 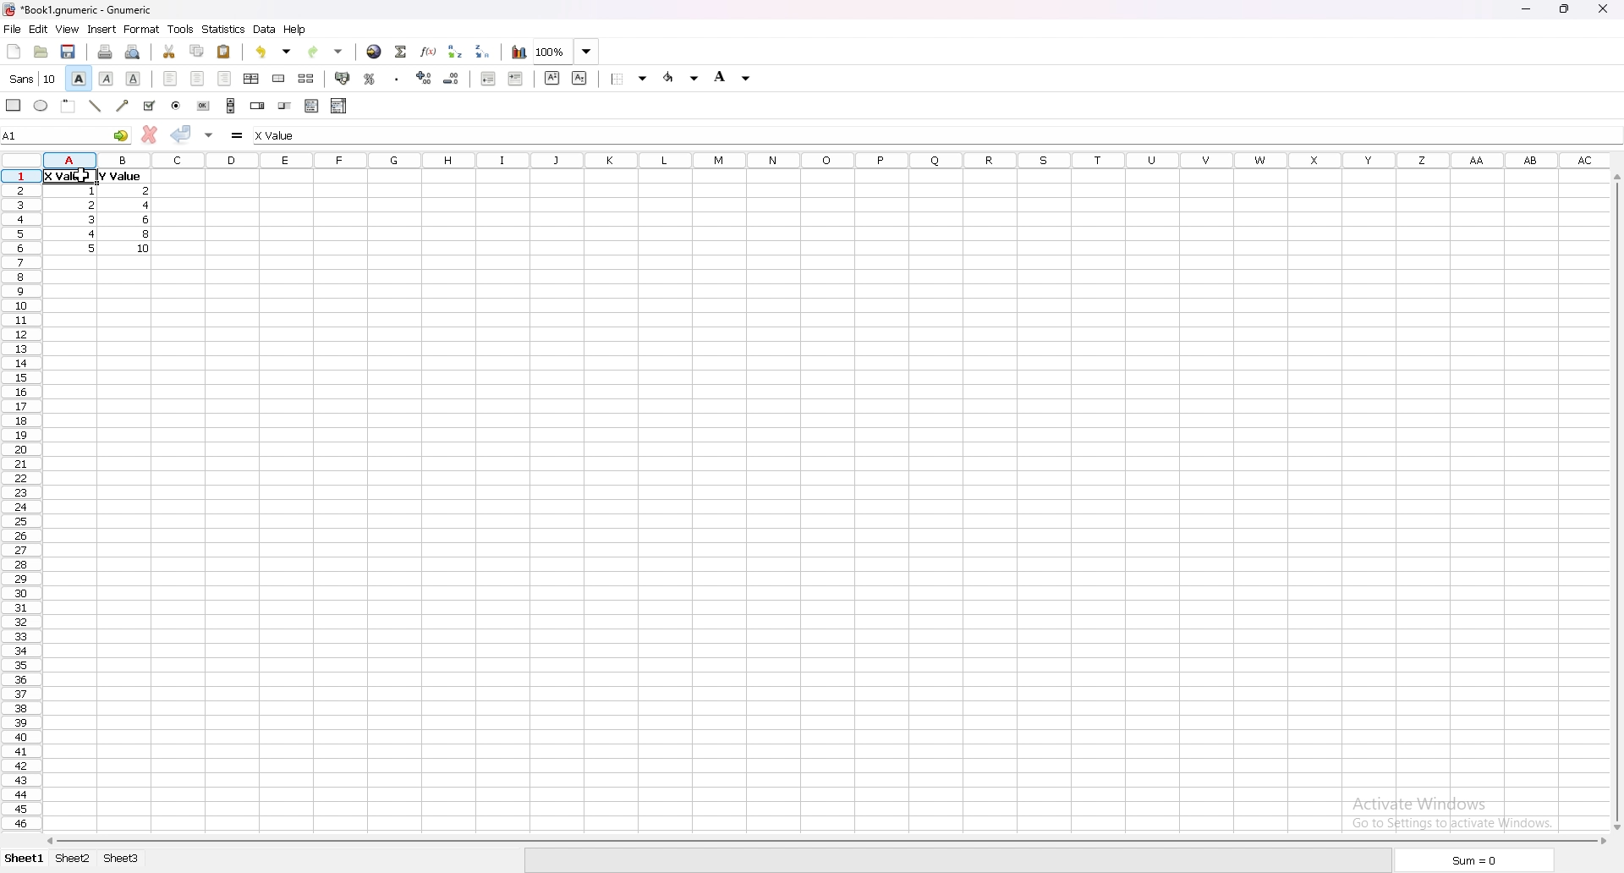 What do you see at coordinates (181, 133) in the screenshot?
I see `accept change` at bounding box center [181, 133].